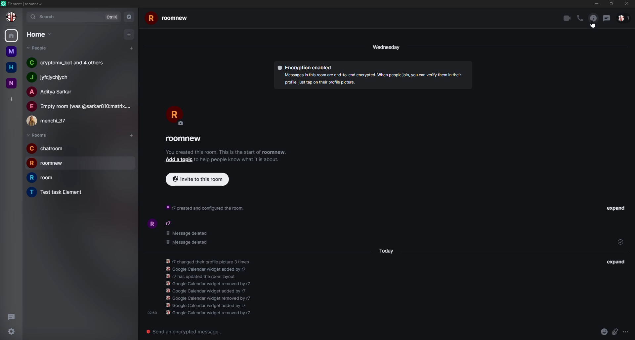 The height and width of the screenshot is (340, 635). What do you see at coordinates (594, 24) in the screenshot?
I see `cursor` at bounding box center [594, 24].